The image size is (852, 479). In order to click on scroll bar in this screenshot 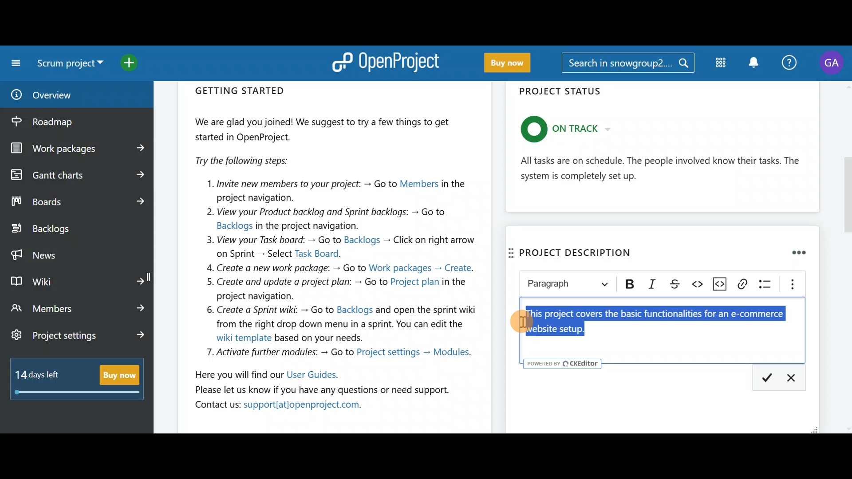, I will do `click(846, 257)`.